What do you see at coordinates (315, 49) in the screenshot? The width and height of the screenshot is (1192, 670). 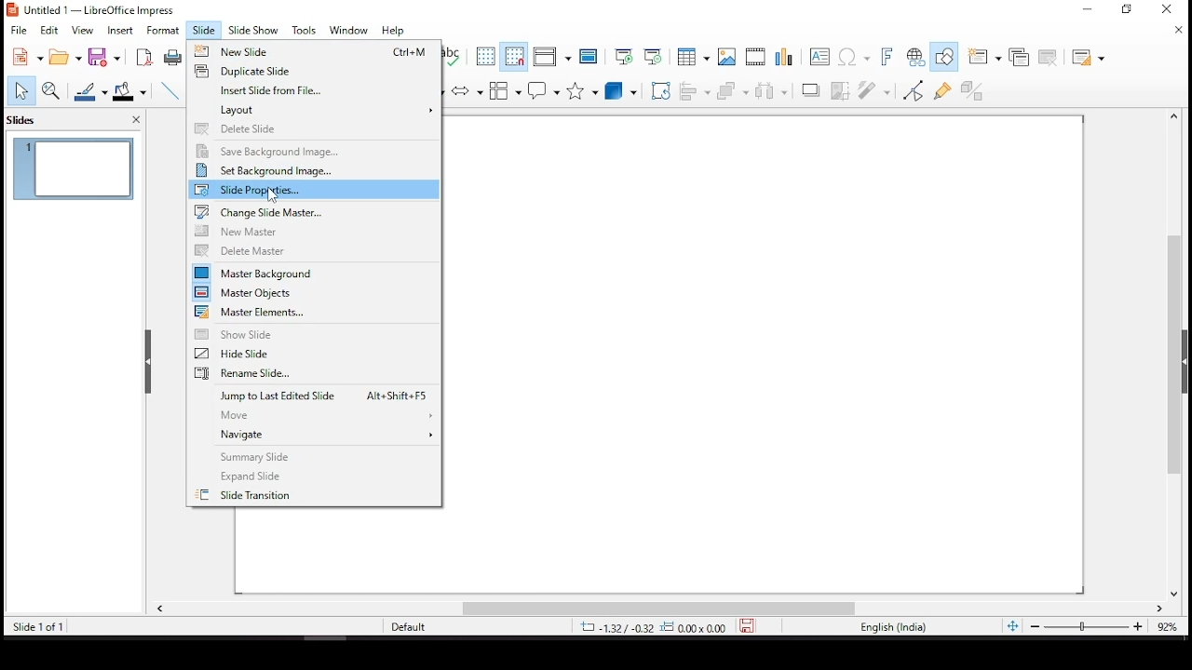 I see `new slide` at bounding box center [315, 49].